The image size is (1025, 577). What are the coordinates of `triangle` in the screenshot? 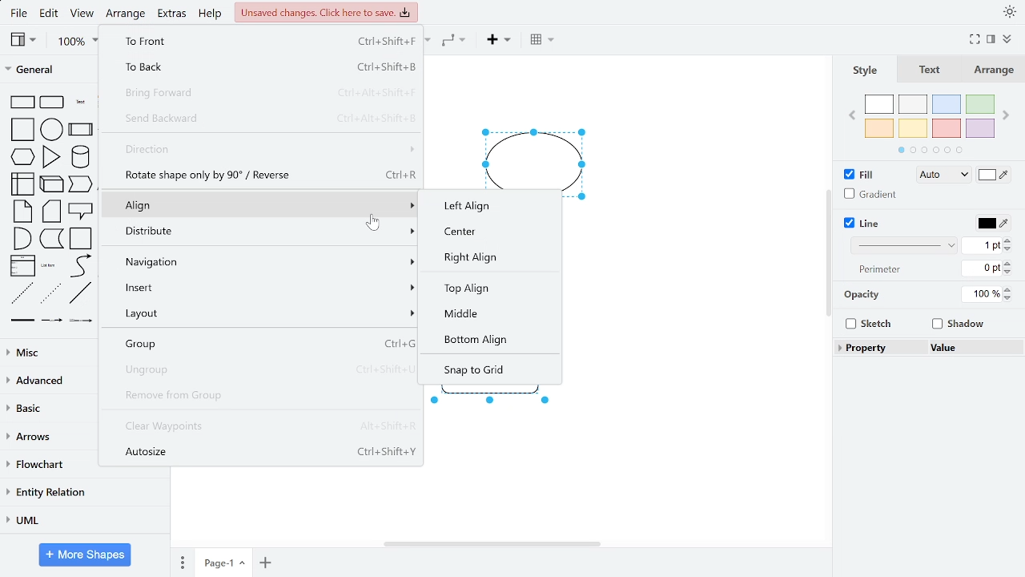 It's located at (51, 157).